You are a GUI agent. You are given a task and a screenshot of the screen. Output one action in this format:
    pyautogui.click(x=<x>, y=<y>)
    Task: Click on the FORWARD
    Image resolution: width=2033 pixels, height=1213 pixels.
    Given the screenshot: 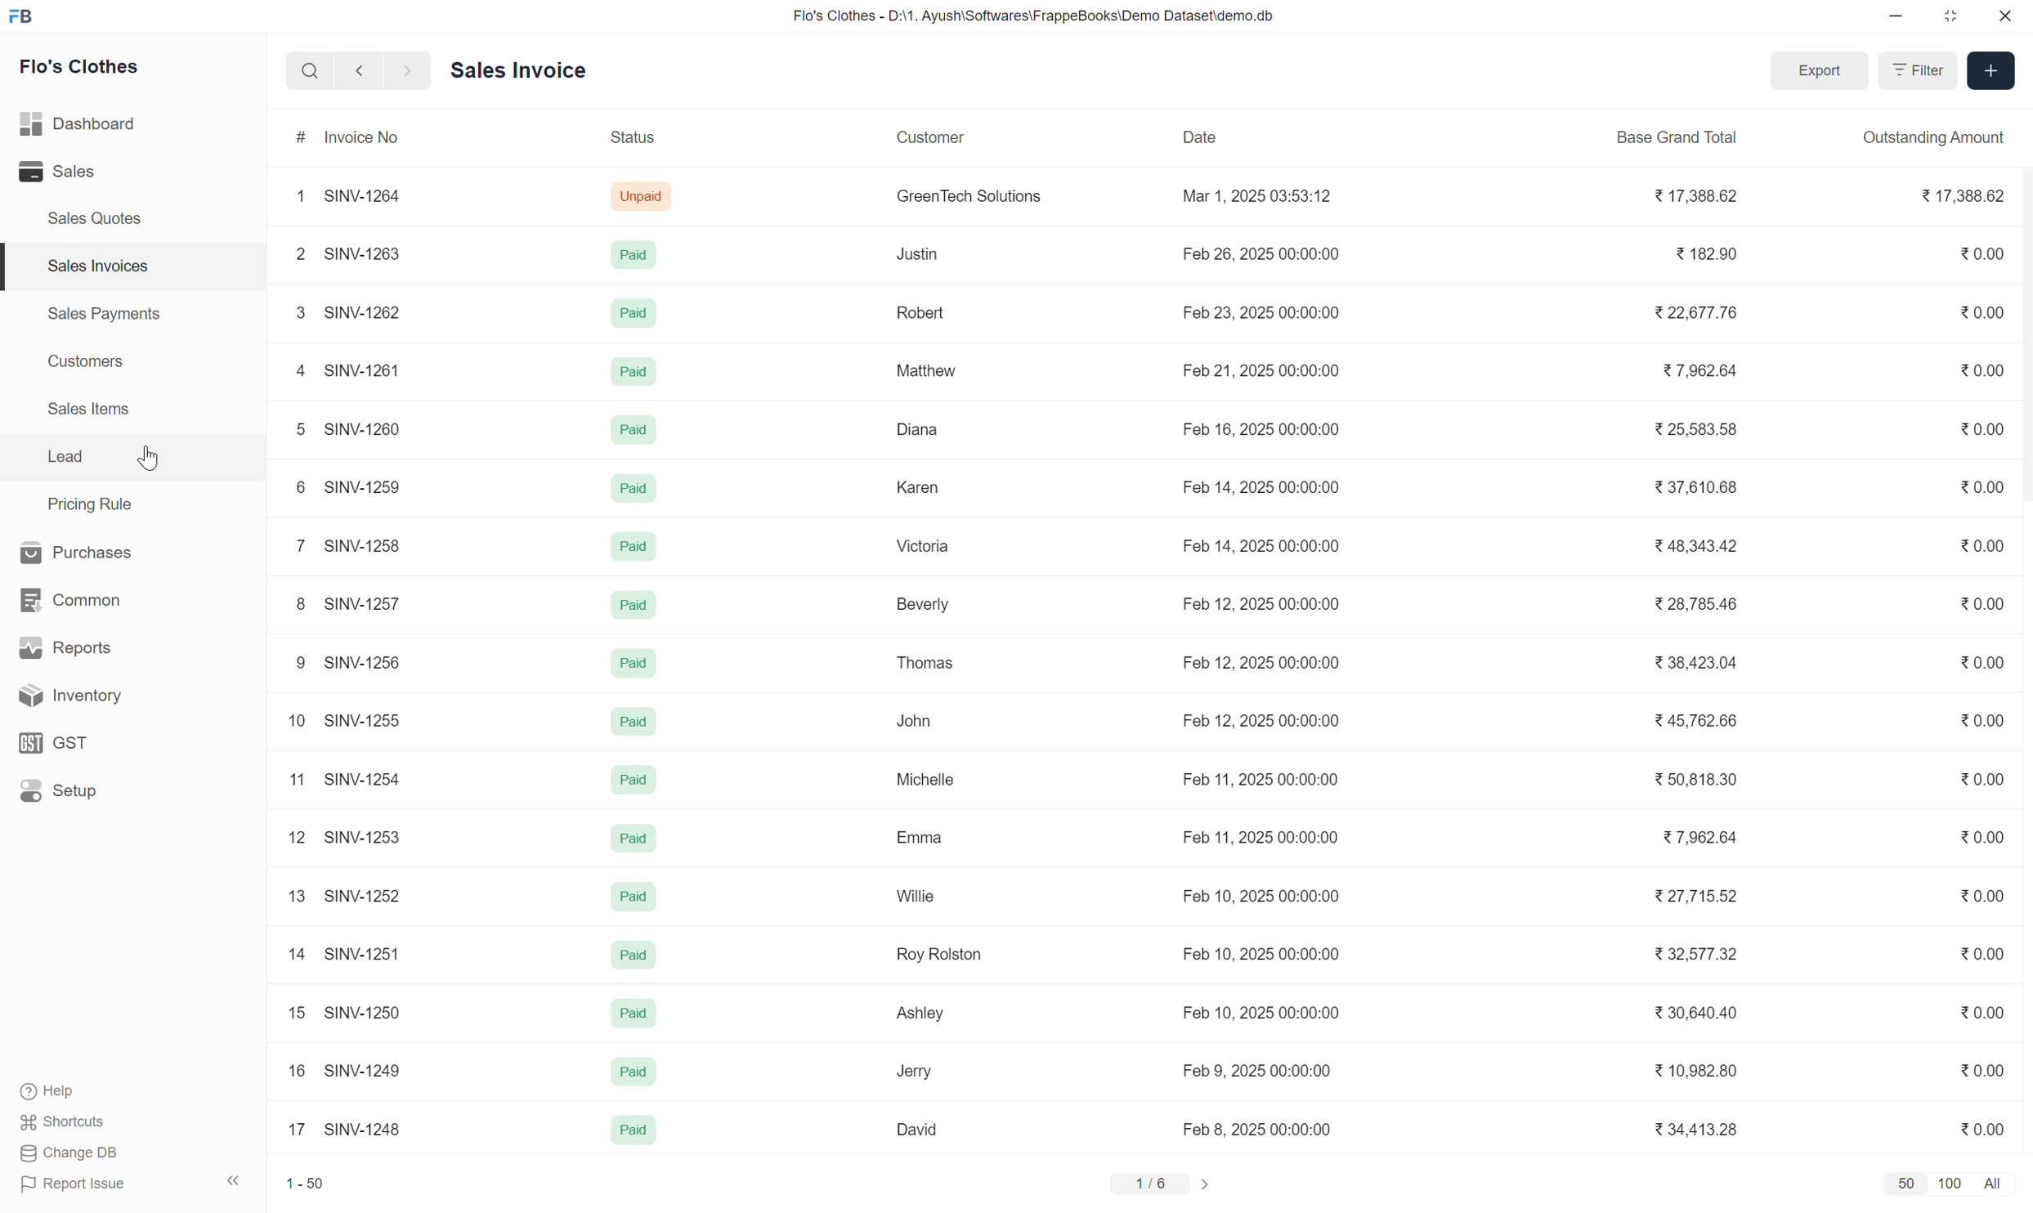 What is the action you would take?
    pyautogui.click(x=410, y=70)
    